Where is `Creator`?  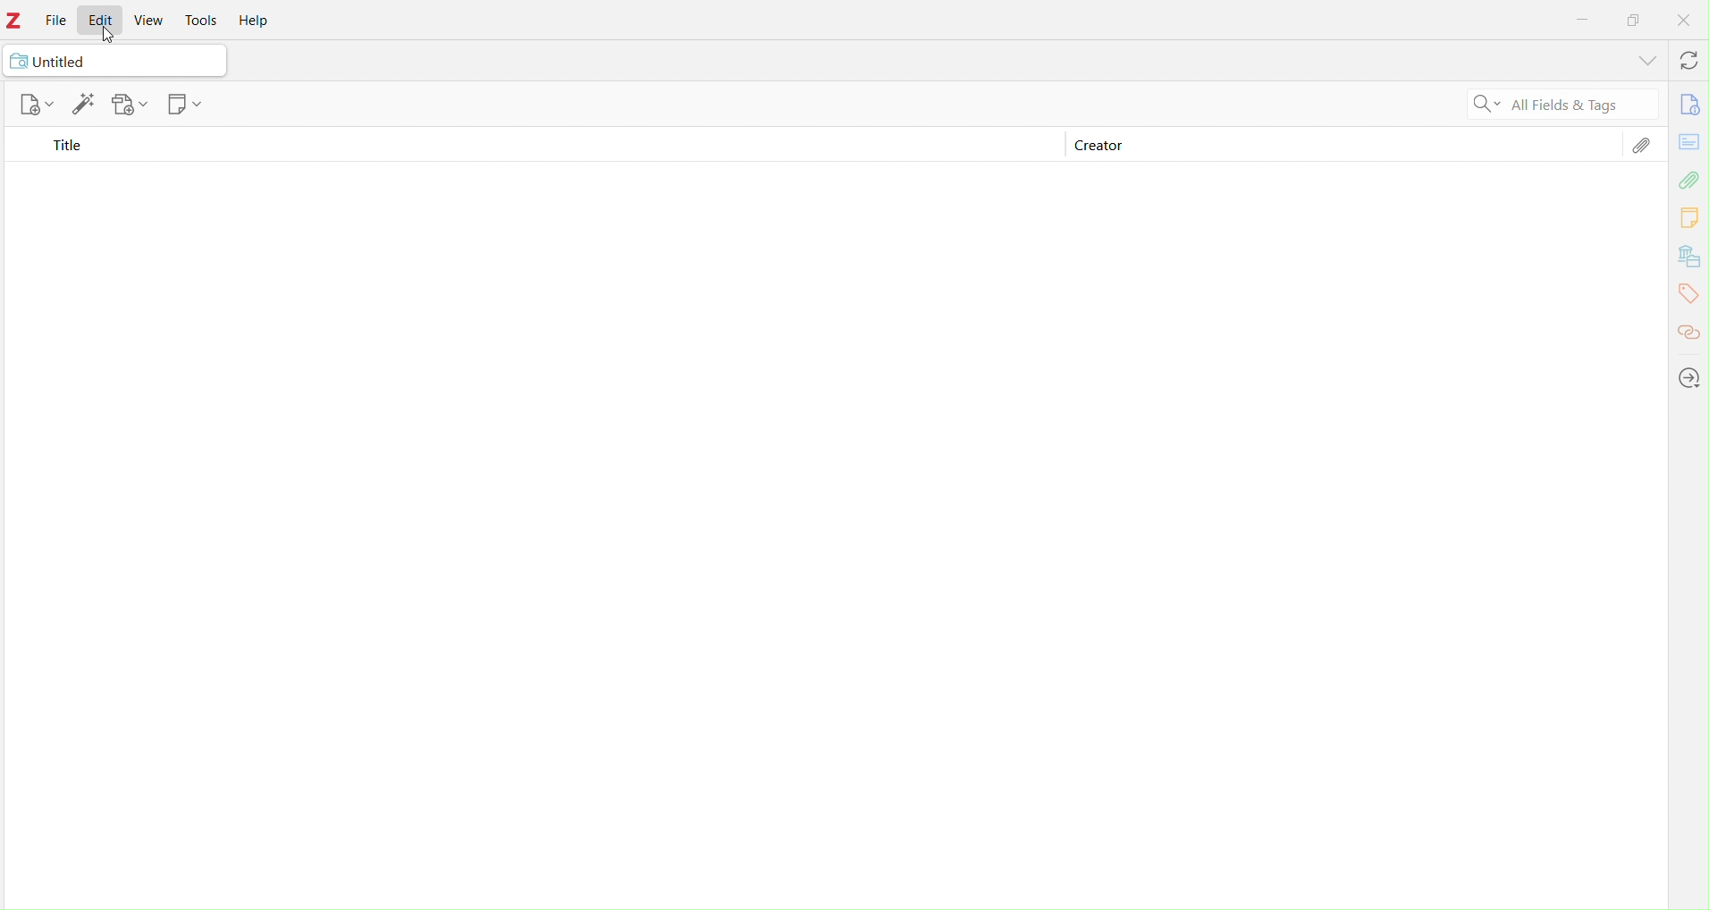
Creator is located at coordinates (1096, 147).